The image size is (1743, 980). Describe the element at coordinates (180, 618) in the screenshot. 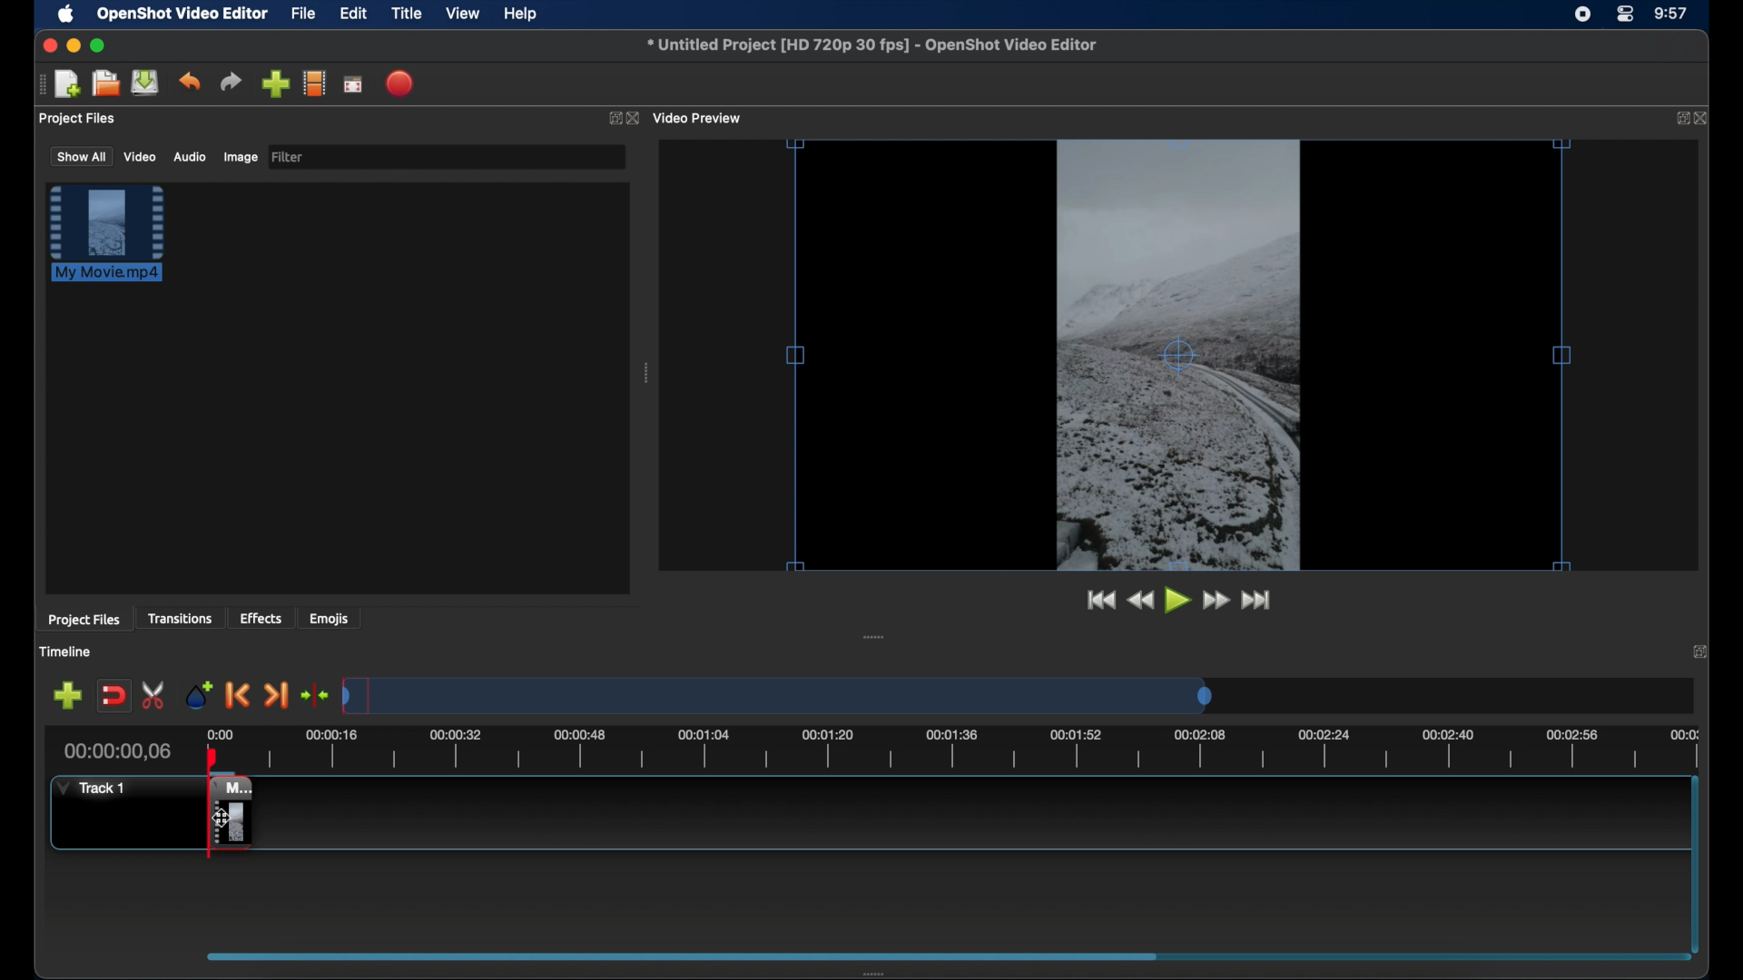

I see `transitions` at that location.